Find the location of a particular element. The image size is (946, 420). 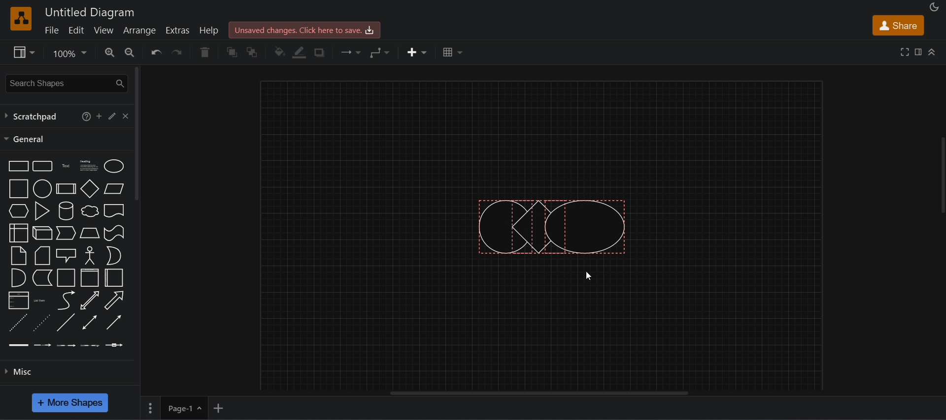

cylinder is located at coordinates (65, 210).